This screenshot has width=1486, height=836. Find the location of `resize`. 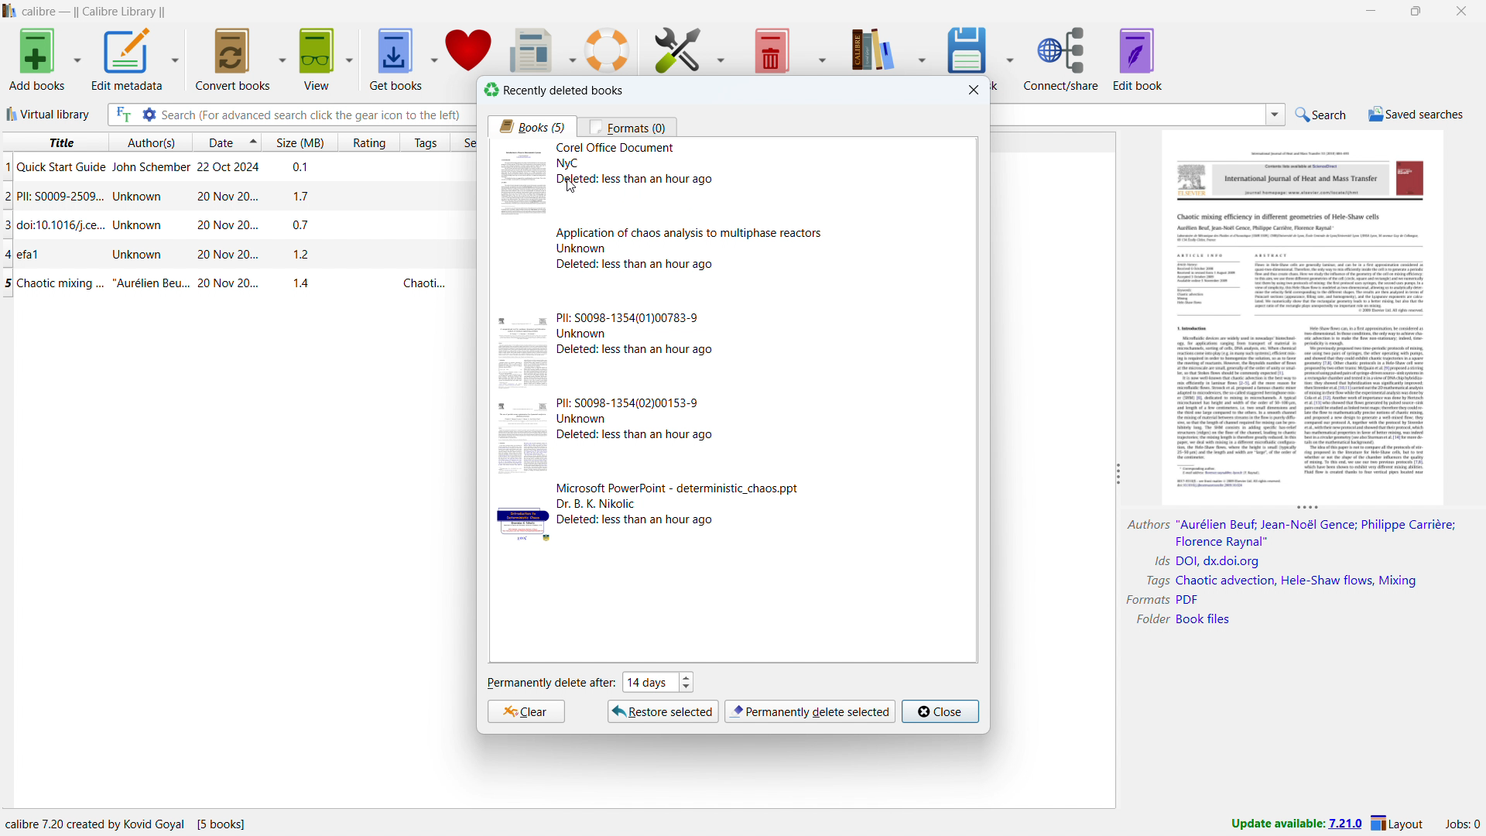

resize is located at coordinates (1116, 475).